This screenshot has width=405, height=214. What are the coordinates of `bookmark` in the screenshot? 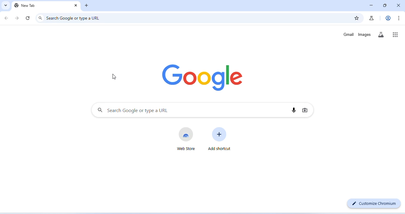 It's located at (357, 18).